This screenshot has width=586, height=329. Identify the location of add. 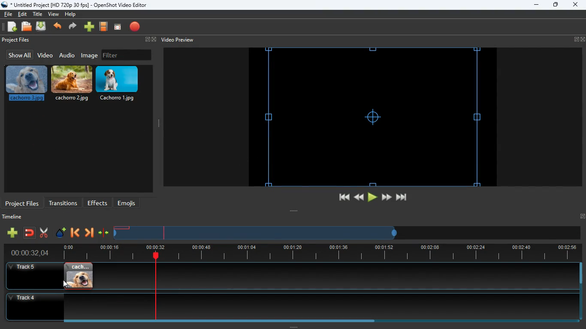
(12, 233).